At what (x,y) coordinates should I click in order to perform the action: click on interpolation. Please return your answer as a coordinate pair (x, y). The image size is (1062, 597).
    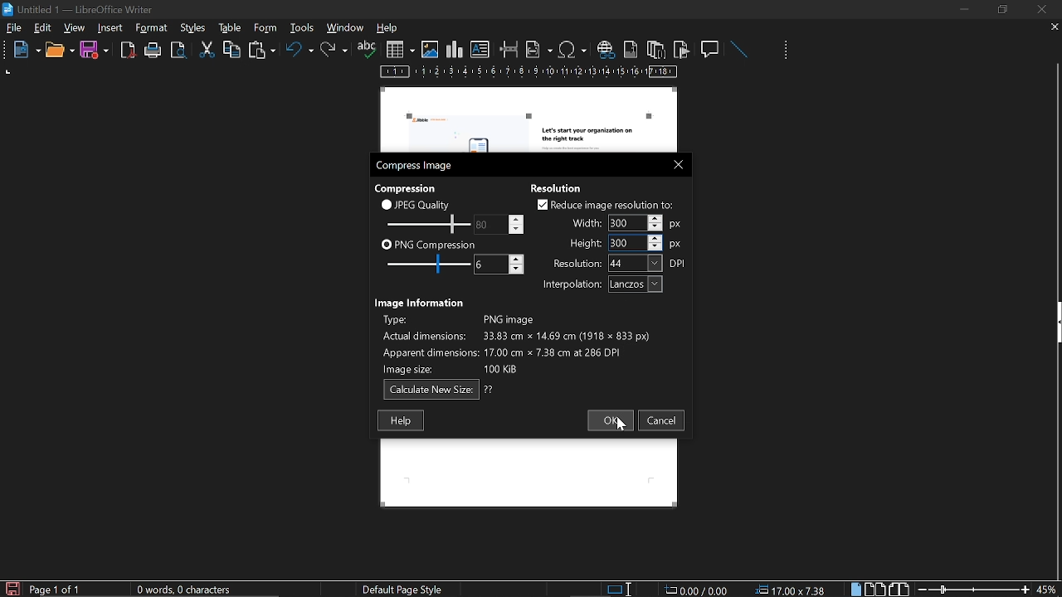
    Looking at the image, I should click on (599, 284).